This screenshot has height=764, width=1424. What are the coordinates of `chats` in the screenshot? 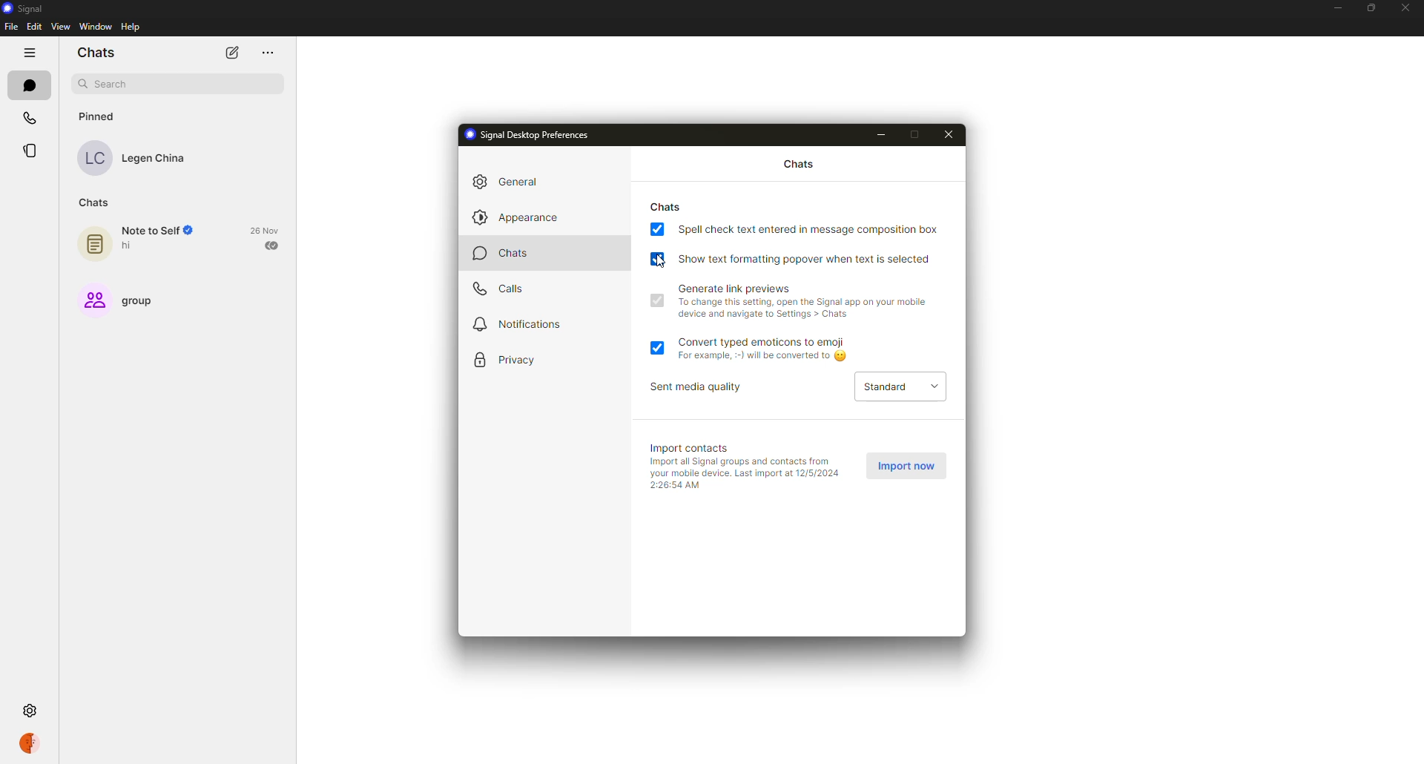 It's located at (91, 202).